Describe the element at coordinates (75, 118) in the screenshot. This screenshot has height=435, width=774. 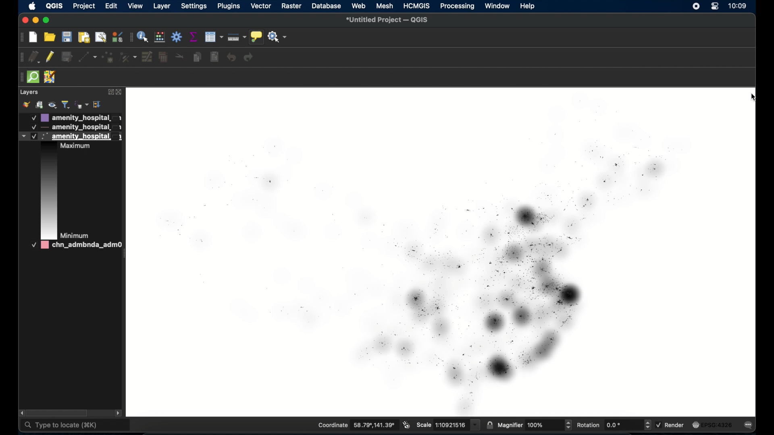
I see `layer 1` at that location.